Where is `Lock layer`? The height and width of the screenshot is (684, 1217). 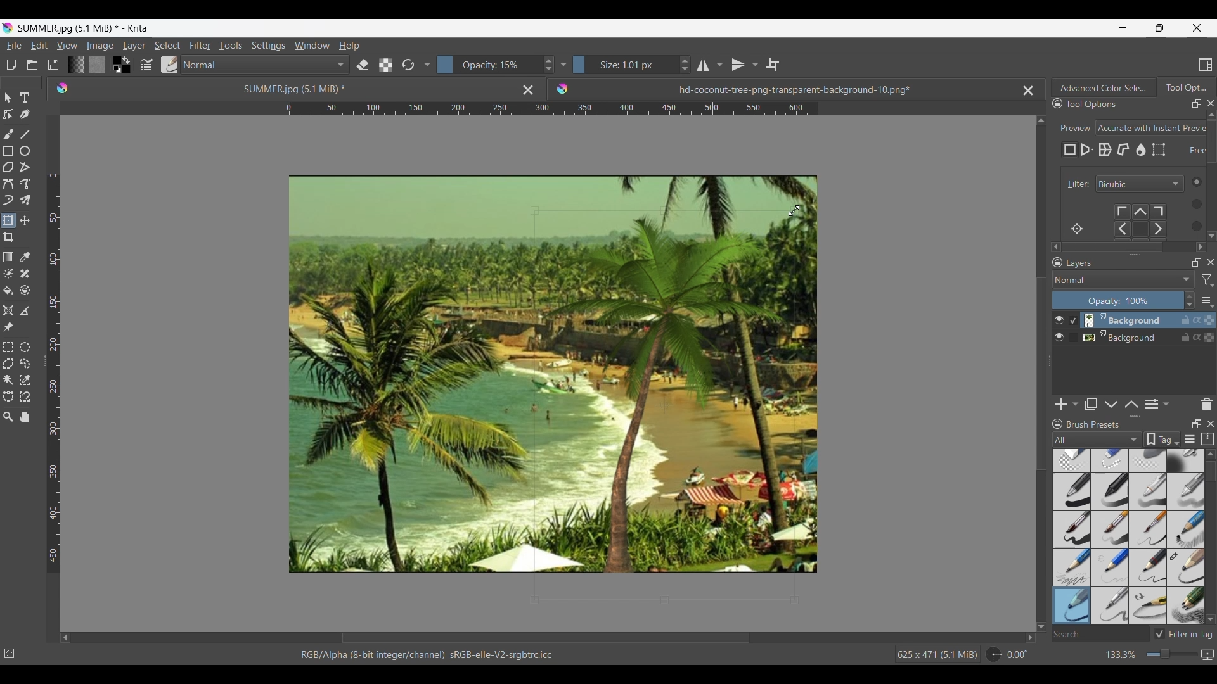 Lock layer is located at coordinates (1185, 320).